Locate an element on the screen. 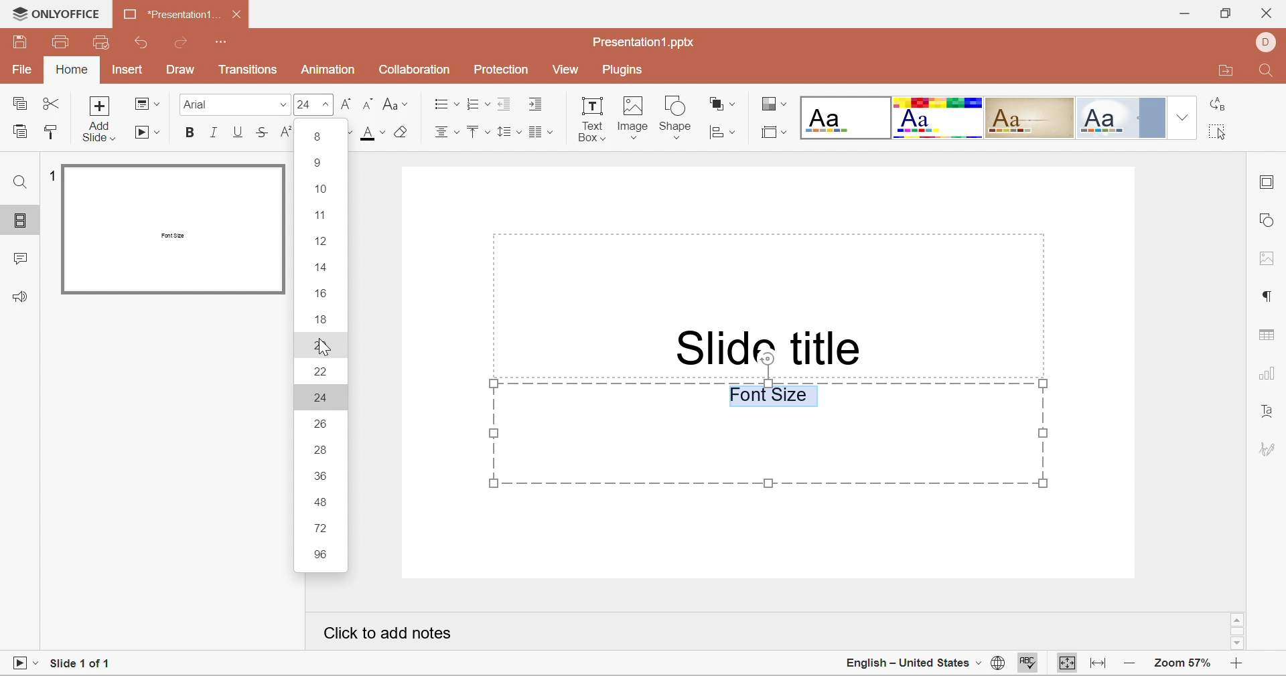 The image size is (1286, 676). 9 is located at coordinates (320, 164).